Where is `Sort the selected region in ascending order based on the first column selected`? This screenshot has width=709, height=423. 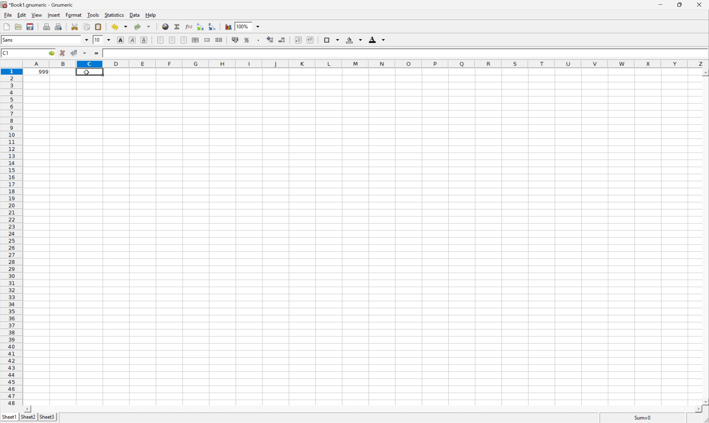
Sort the selected region in ascending order based on the first column selected is located at coordinates (200, 26).